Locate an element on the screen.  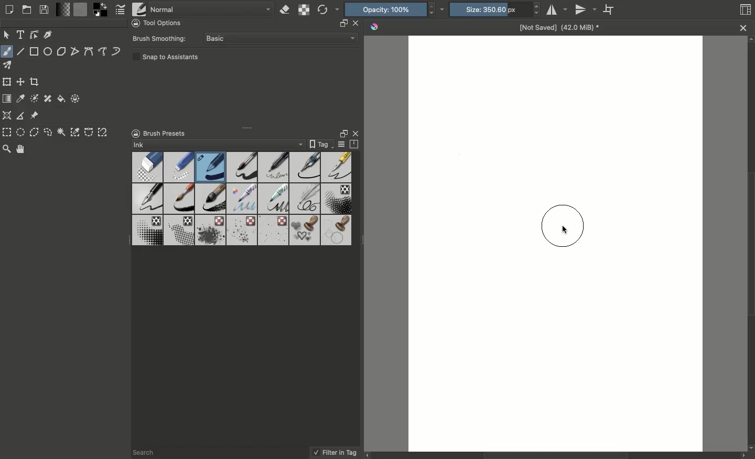
Close is located at coordinates (358, 133).